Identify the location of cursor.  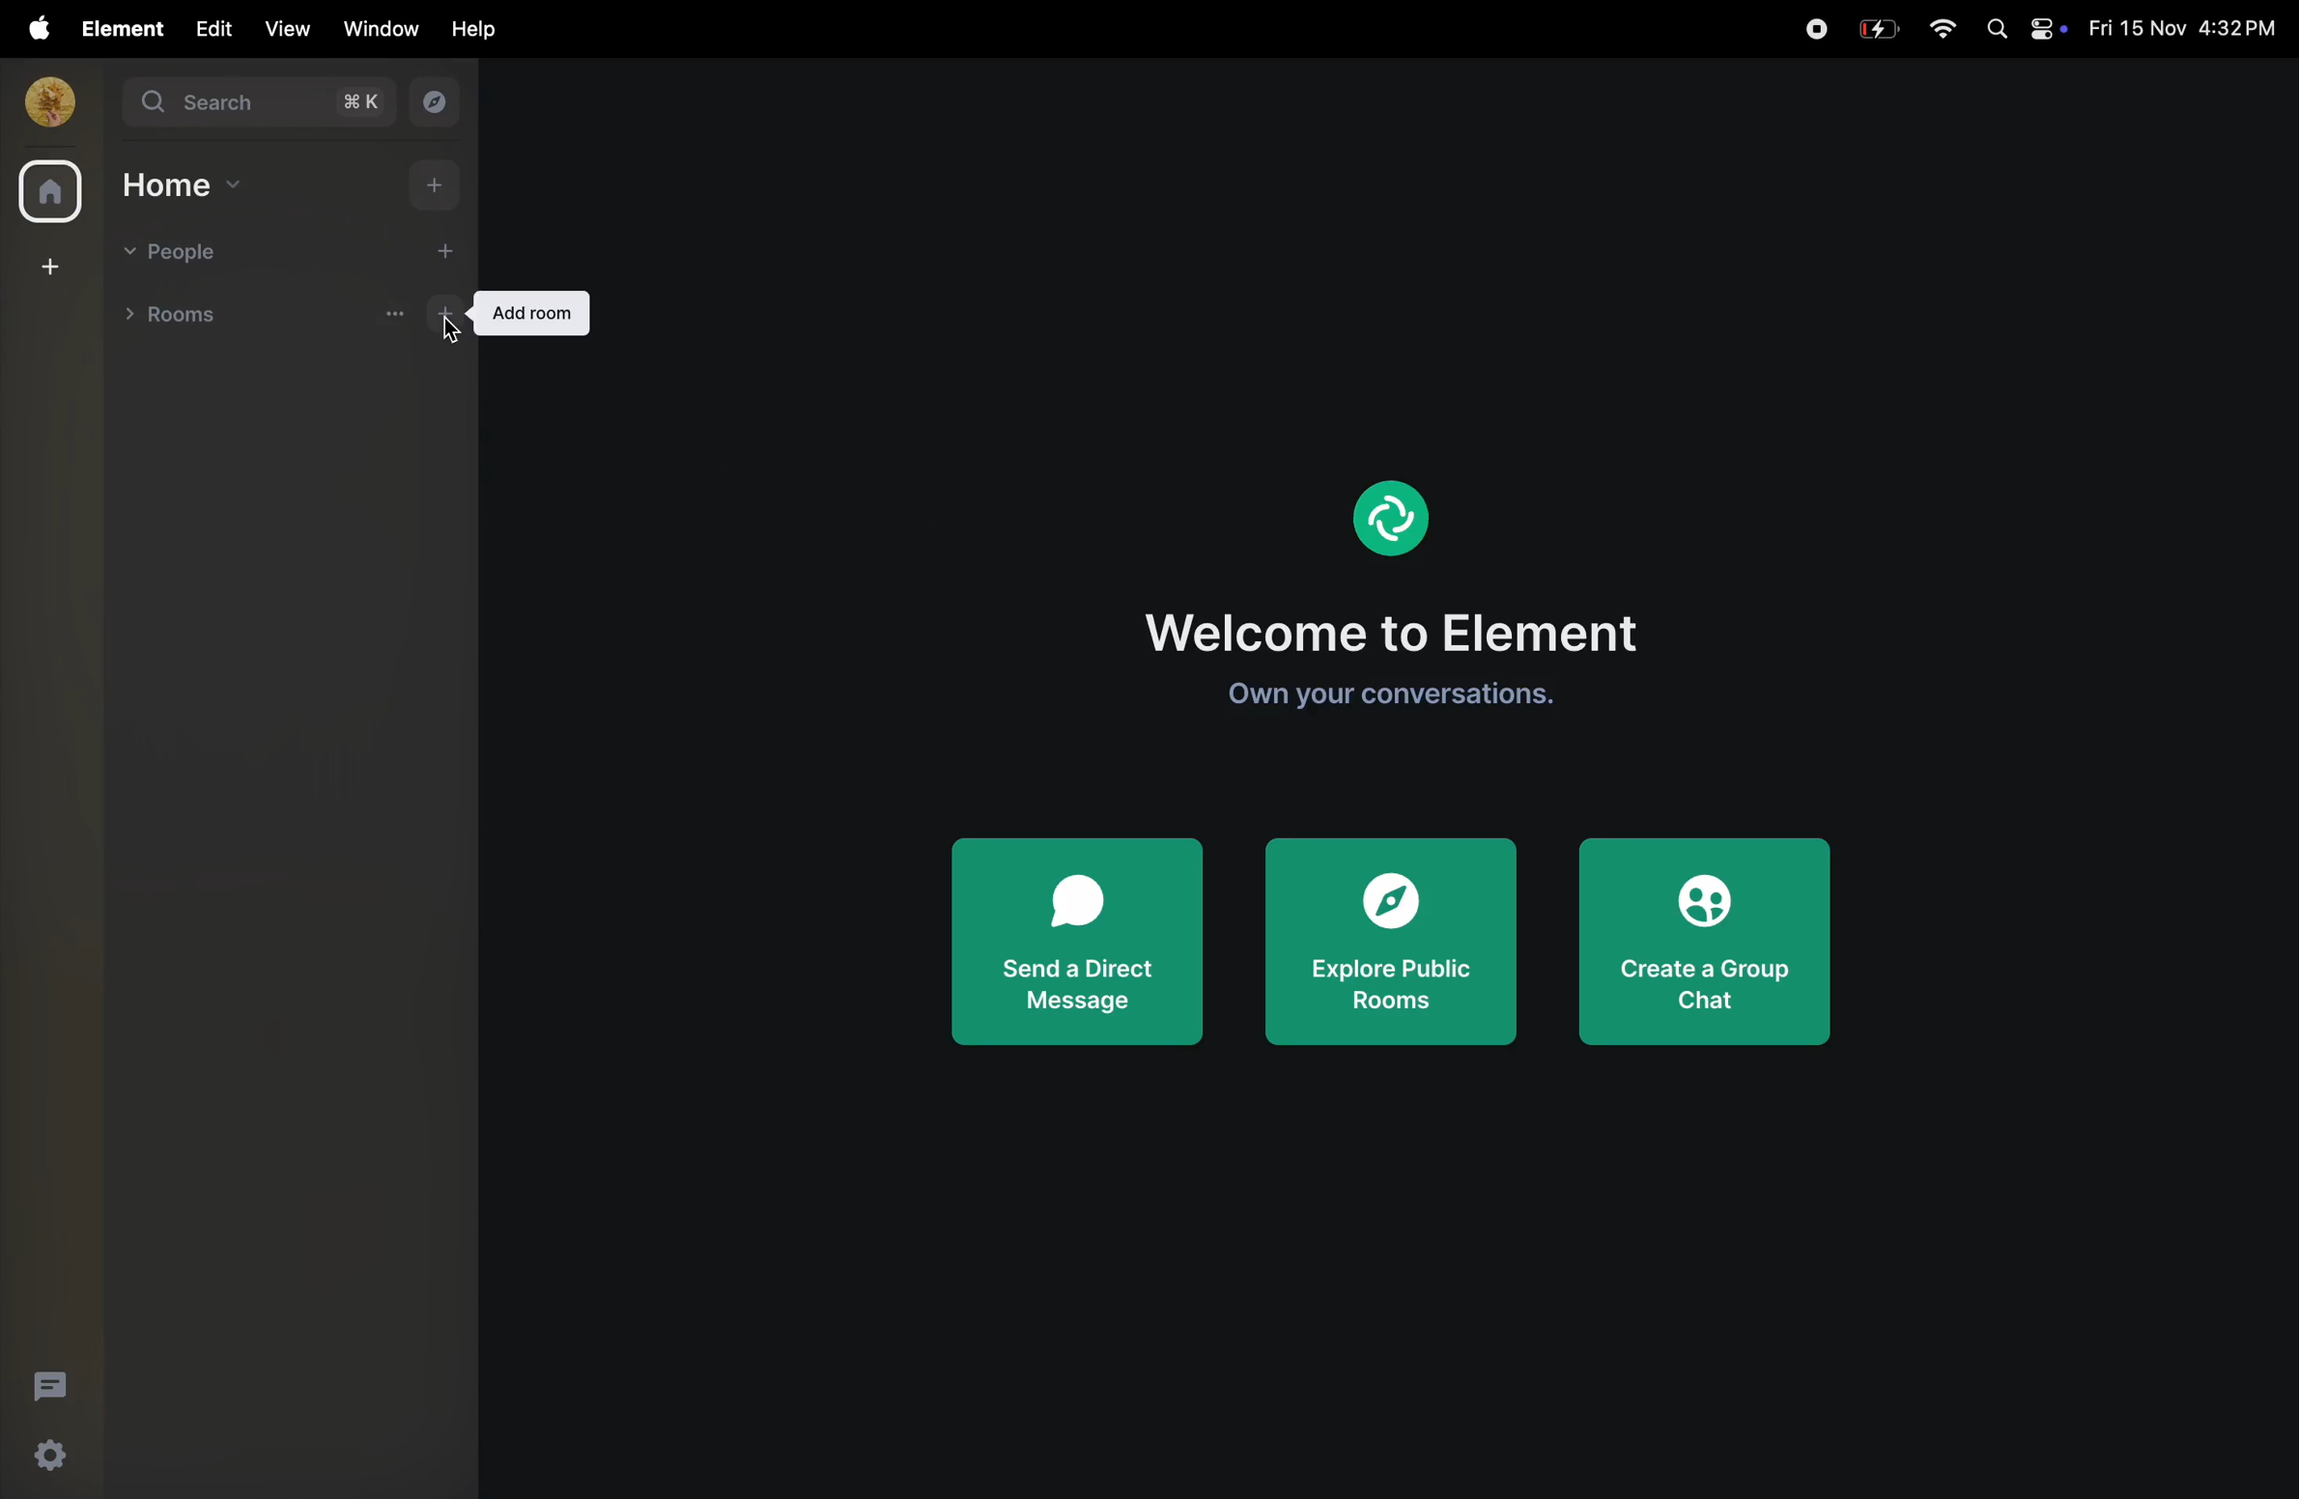
(445, 338).